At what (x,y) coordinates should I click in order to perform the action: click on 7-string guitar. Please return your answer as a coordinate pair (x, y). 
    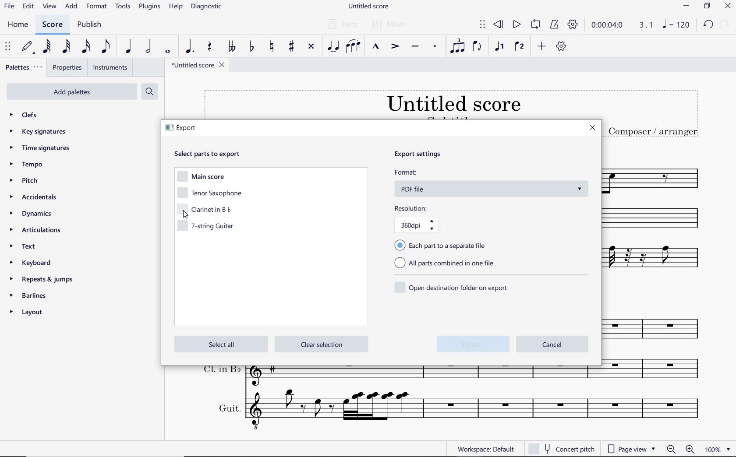
    Looking at the image, I should click on (209, 227).